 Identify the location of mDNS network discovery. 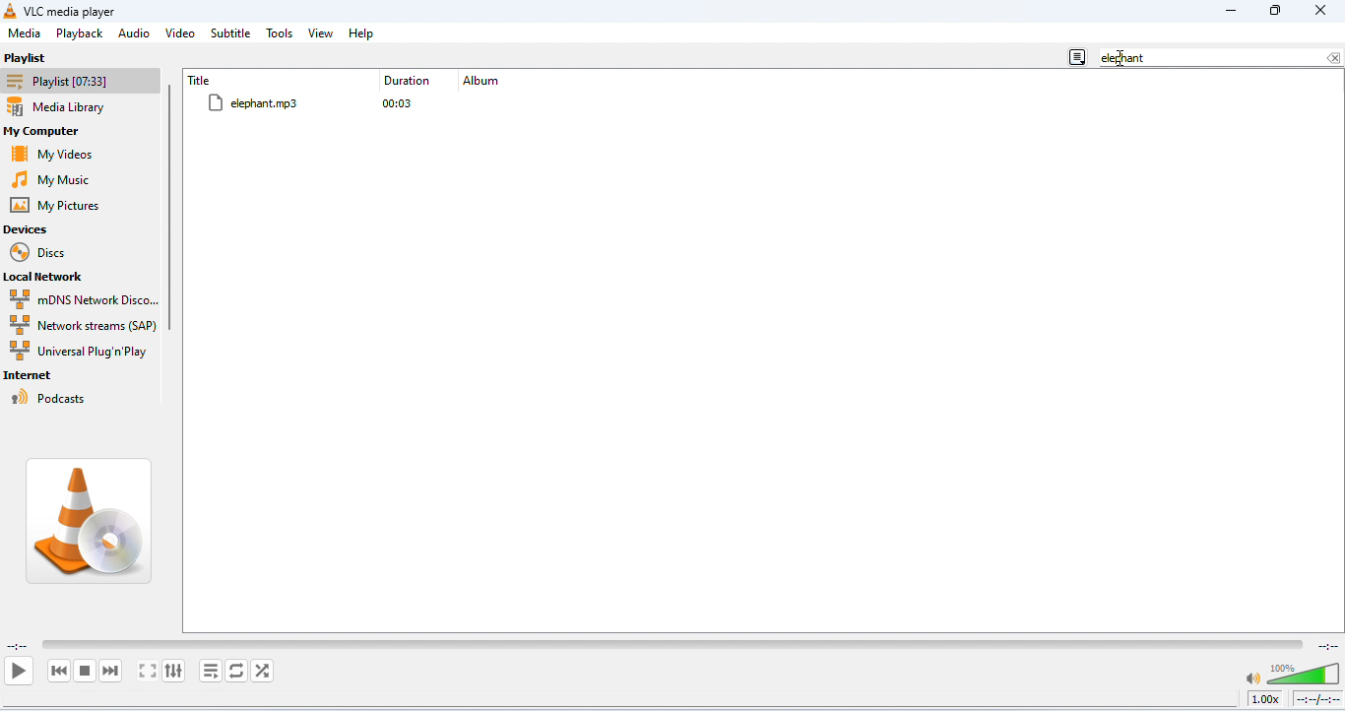
(84, 299).